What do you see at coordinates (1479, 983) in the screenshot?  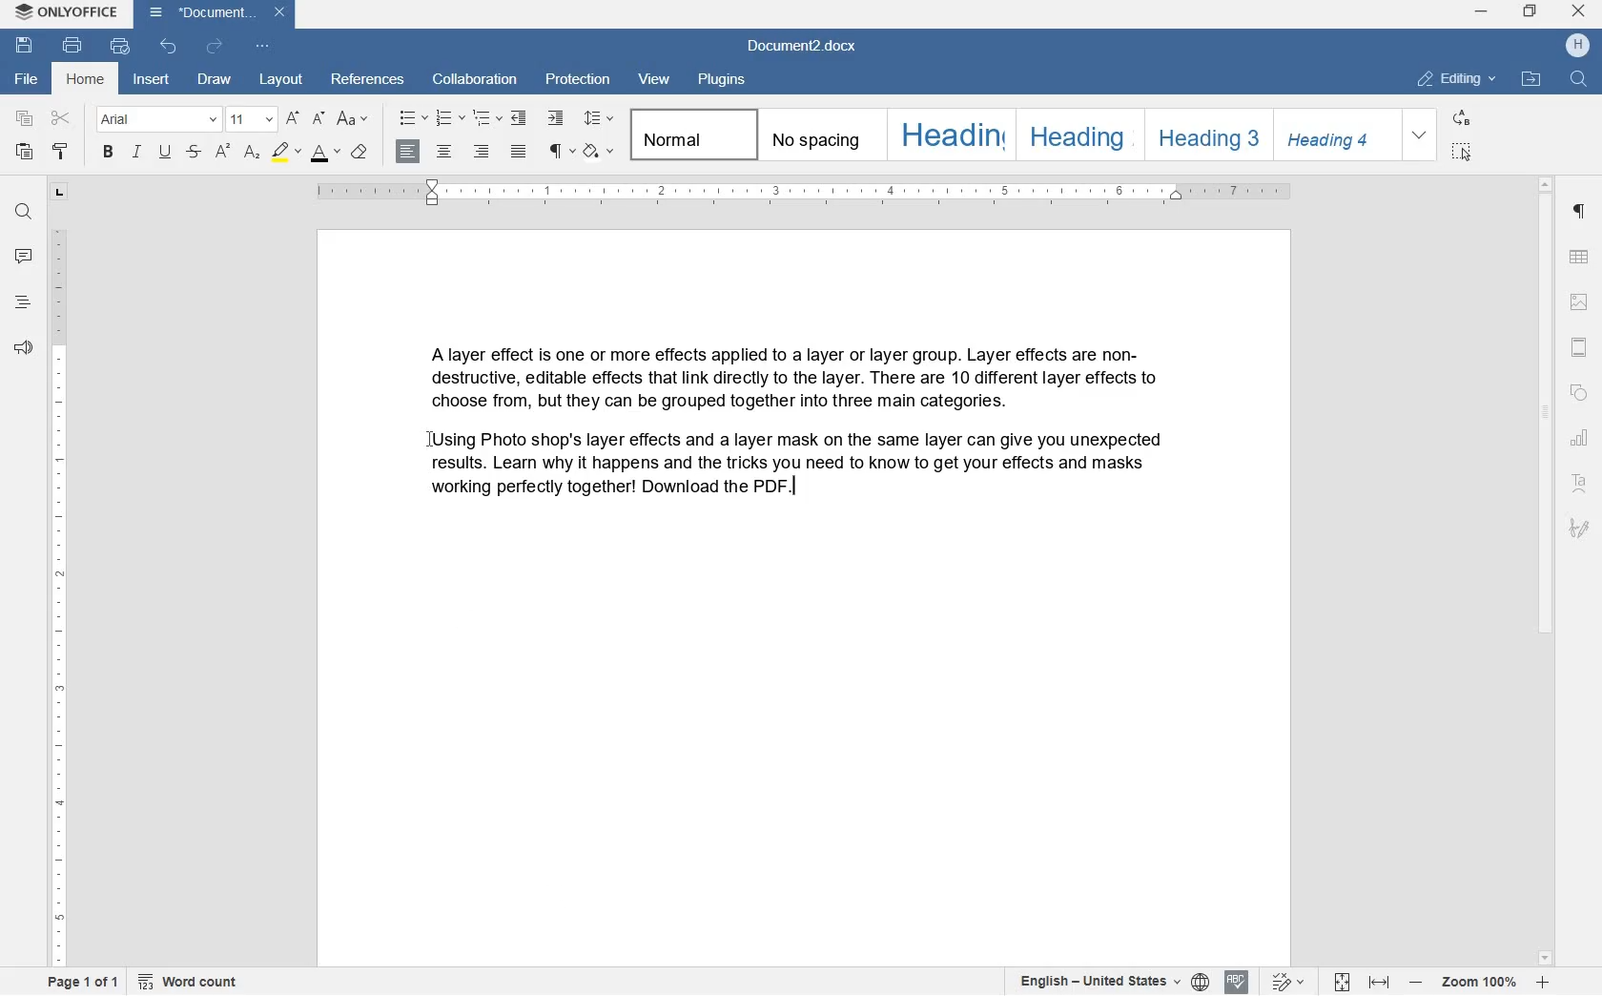 I see `ZOOM IN OR ZOOM OUT` at bounding box center [1479, 983].